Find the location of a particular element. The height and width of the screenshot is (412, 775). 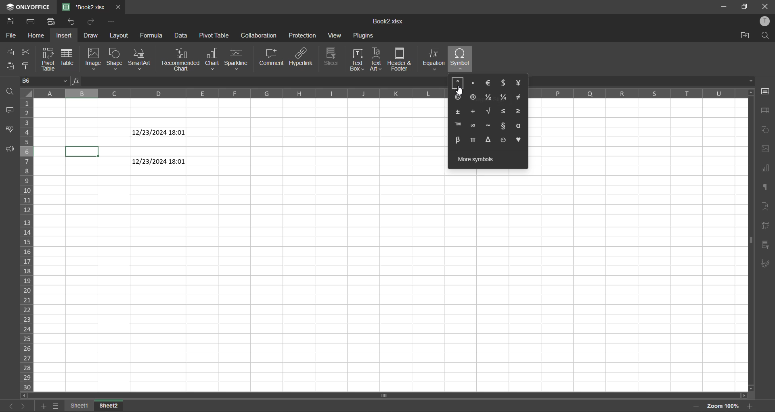

cut is located at coordinates (28, 51).